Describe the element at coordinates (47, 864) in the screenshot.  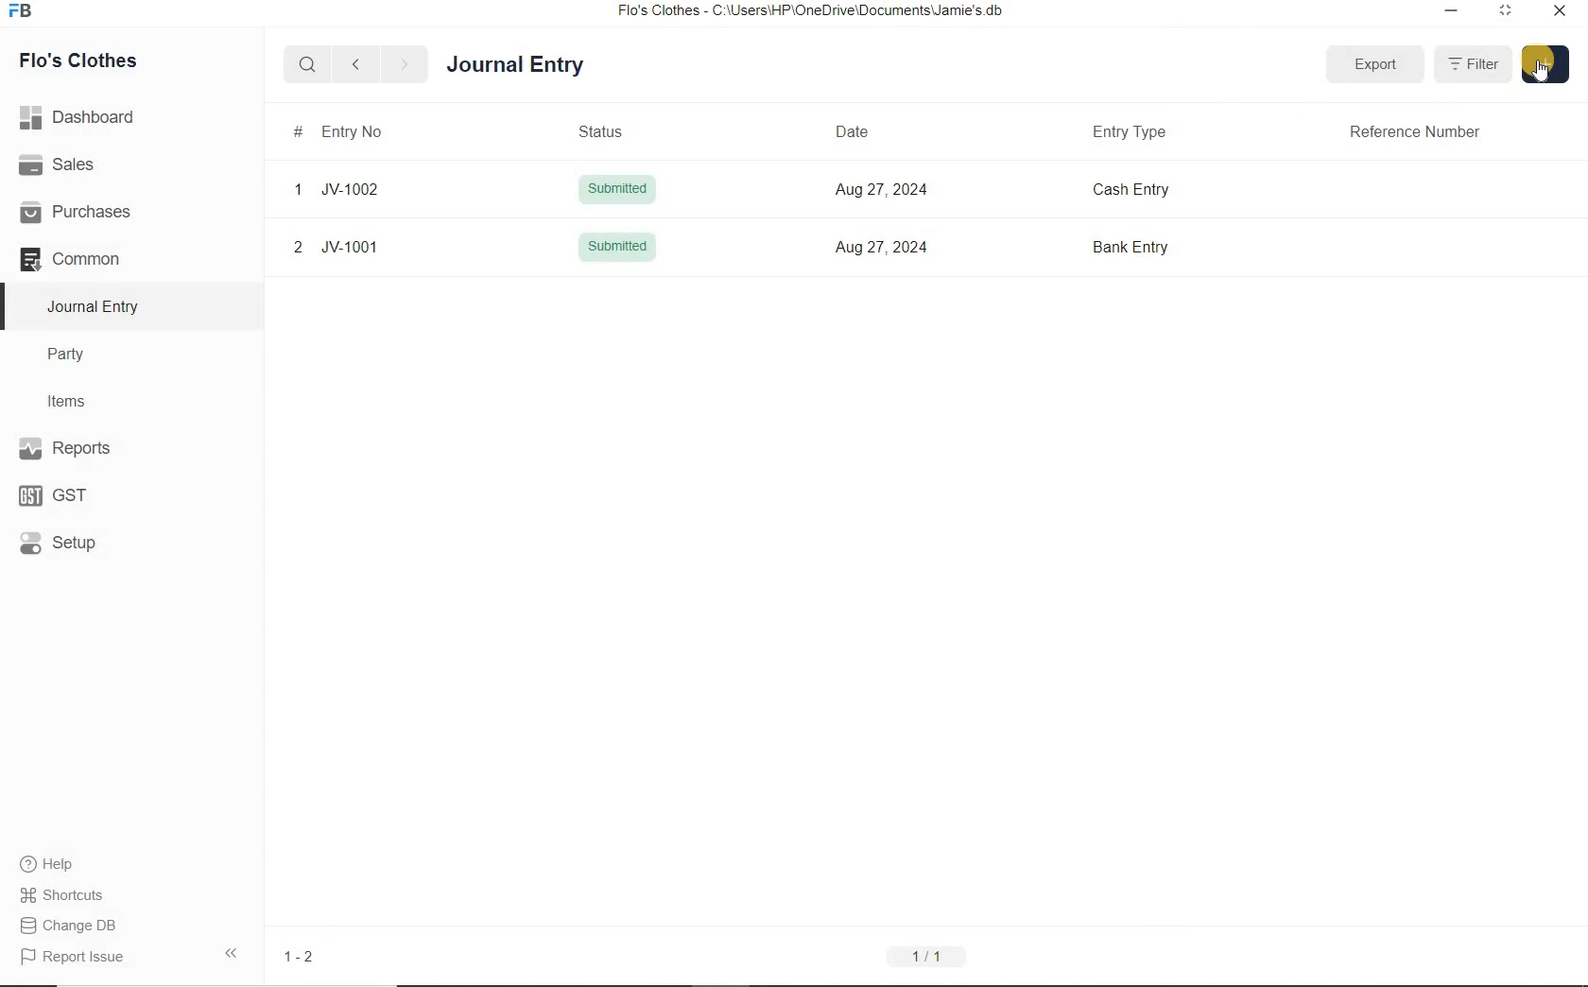
I see `help` at that location.